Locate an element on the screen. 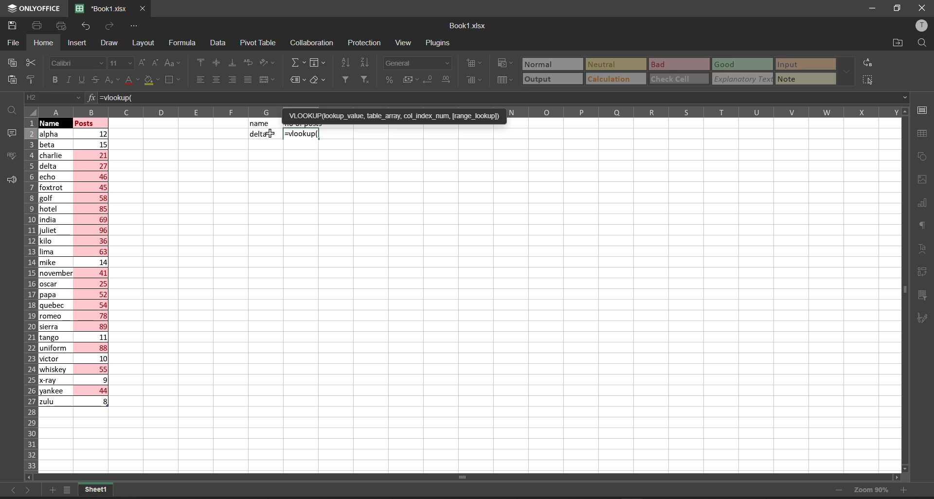 This screenshot has height=499, width=934. data font additional options is located at coordinates (846, 69).